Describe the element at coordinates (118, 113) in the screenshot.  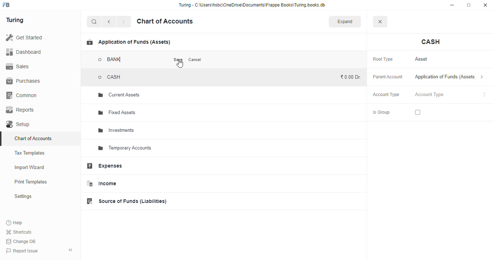
I see `fixed assets` at that location.